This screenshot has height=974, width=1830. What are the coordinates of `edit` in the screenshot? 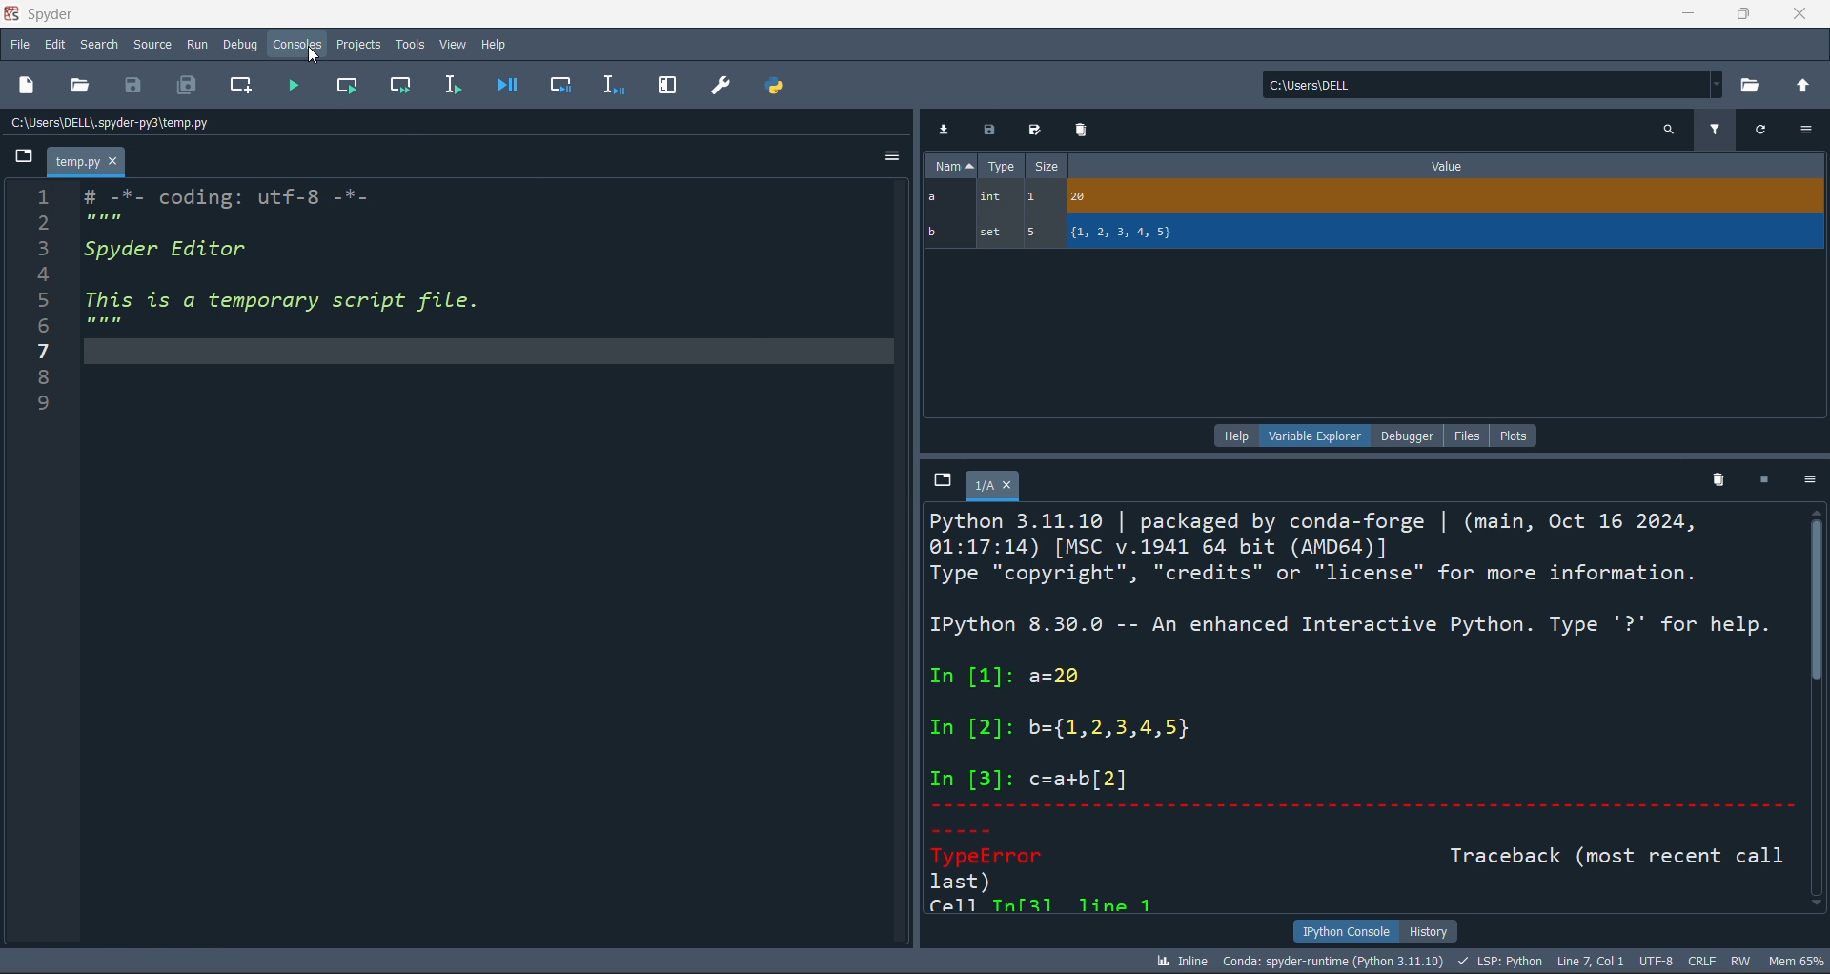 It's located at (54, 48).